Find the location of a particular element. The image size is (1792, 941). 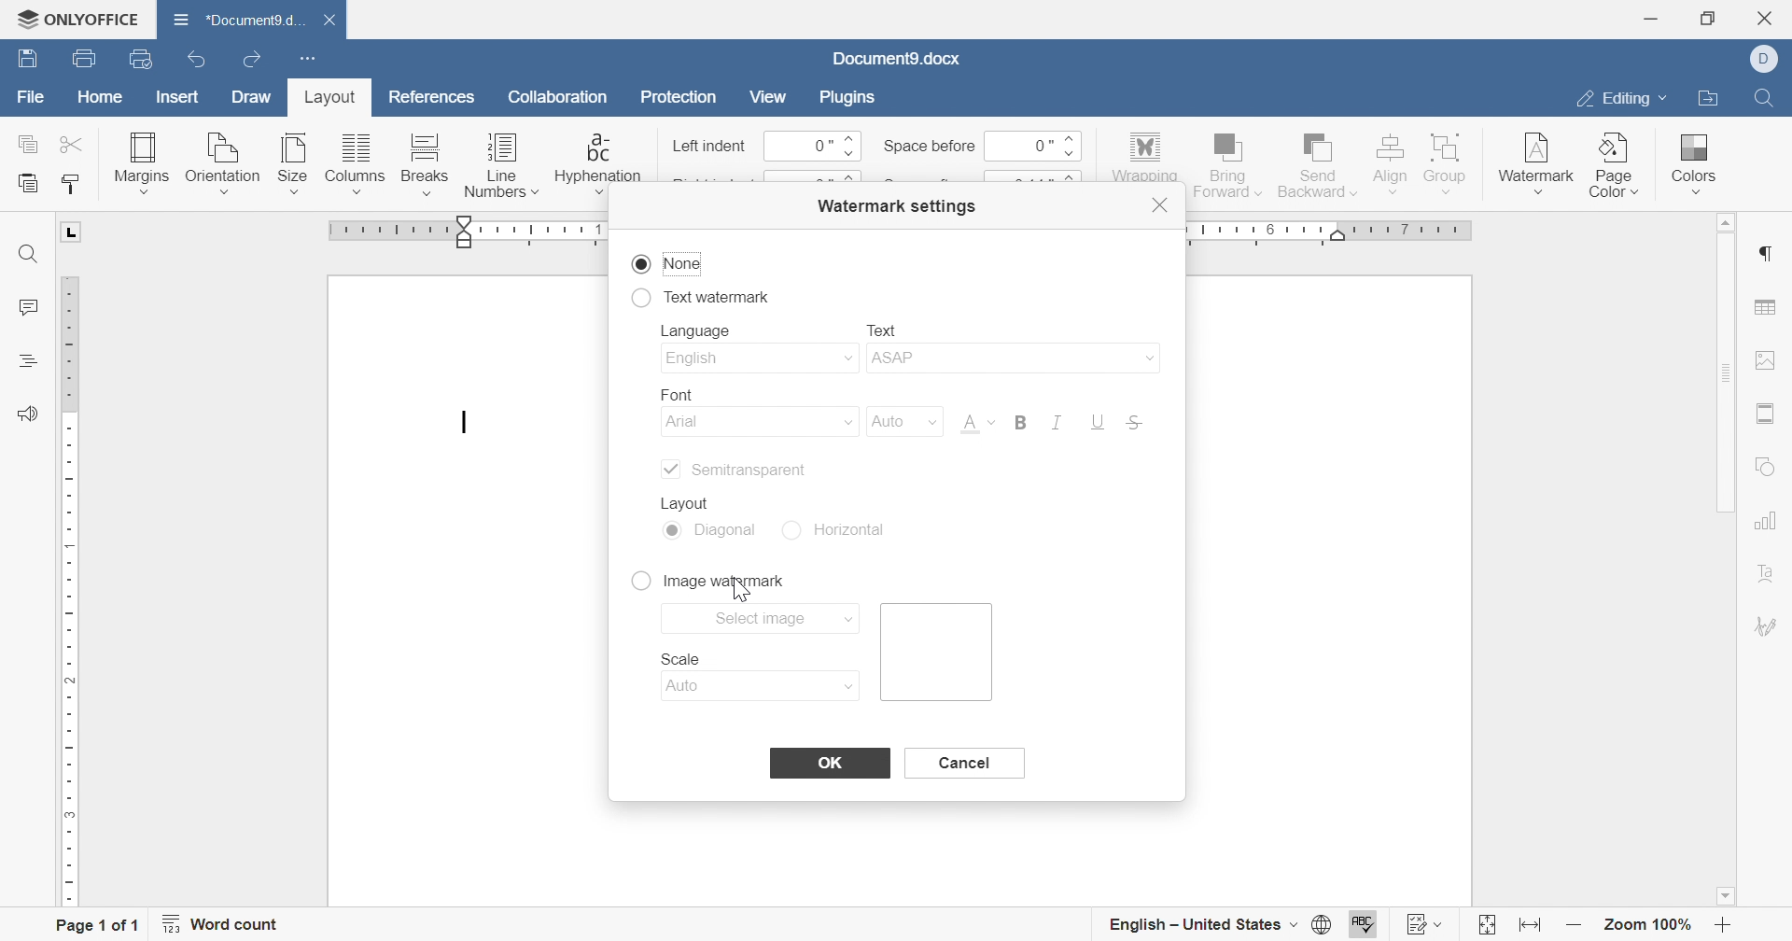

0 is located at coordinates (1029, 145).